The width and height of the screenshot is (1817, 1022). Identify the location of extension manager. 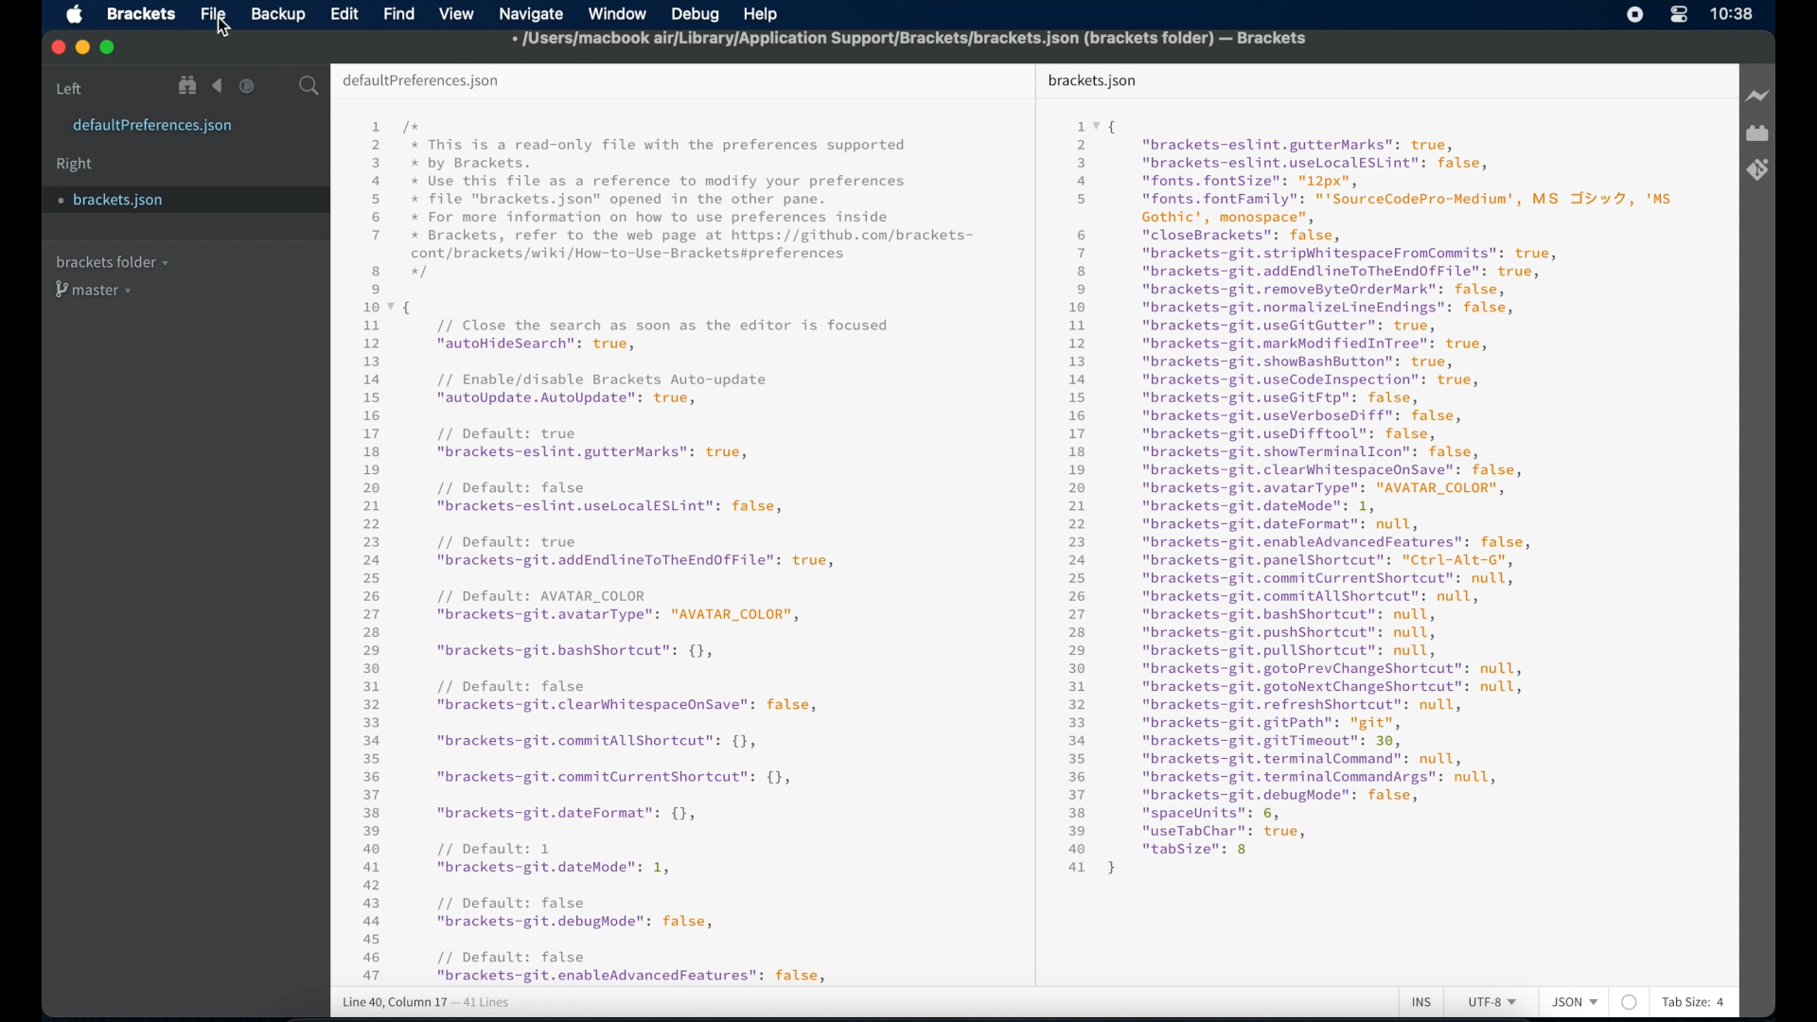
(1757, 133).